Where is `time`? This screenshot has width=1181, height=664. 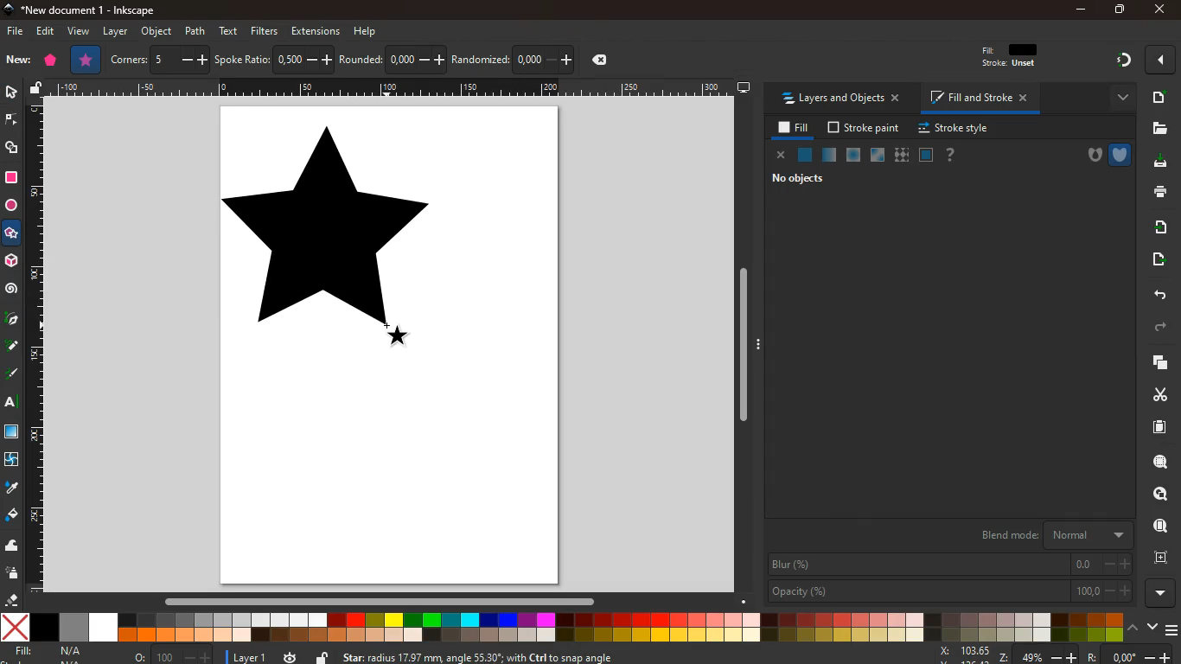
time is located at coordinates (290, 656).